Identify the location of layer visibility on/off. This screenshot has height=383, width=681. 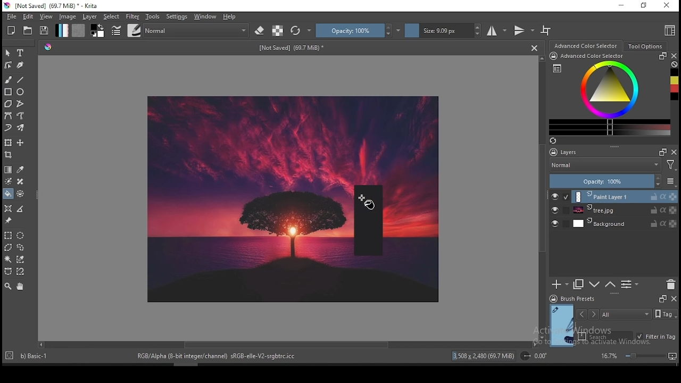
(555, 196).